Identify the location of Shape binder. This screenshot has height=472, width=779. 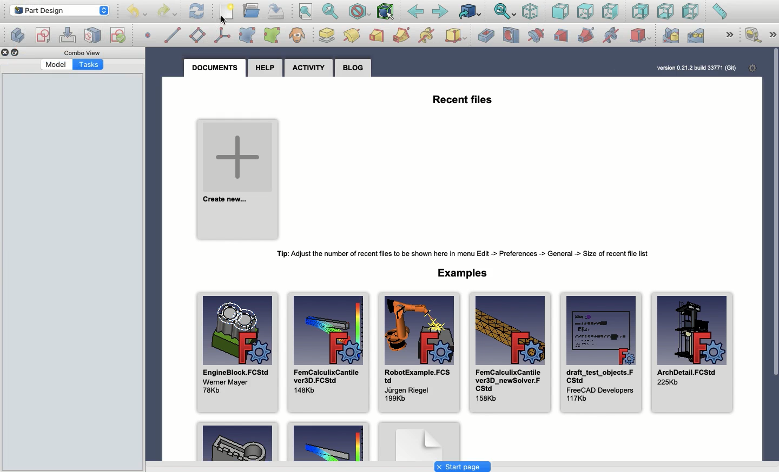
(247, 35).